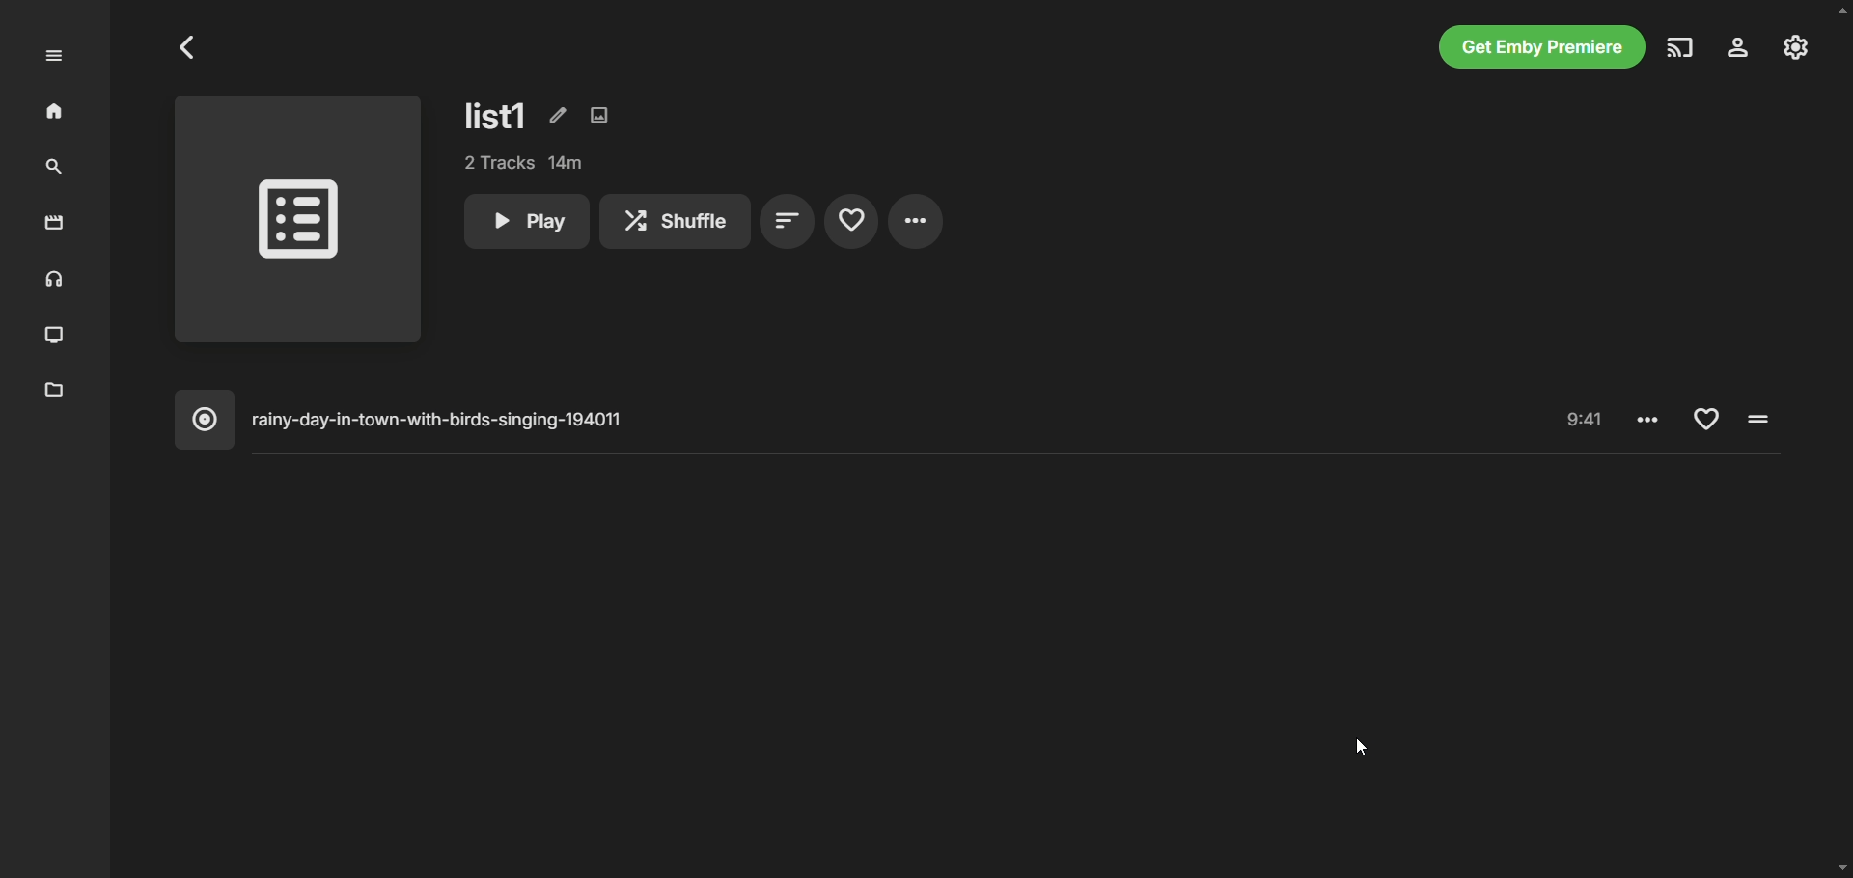  Describe the element at coordinates (788, 222) in the screenshot. I see `sort` at that location.